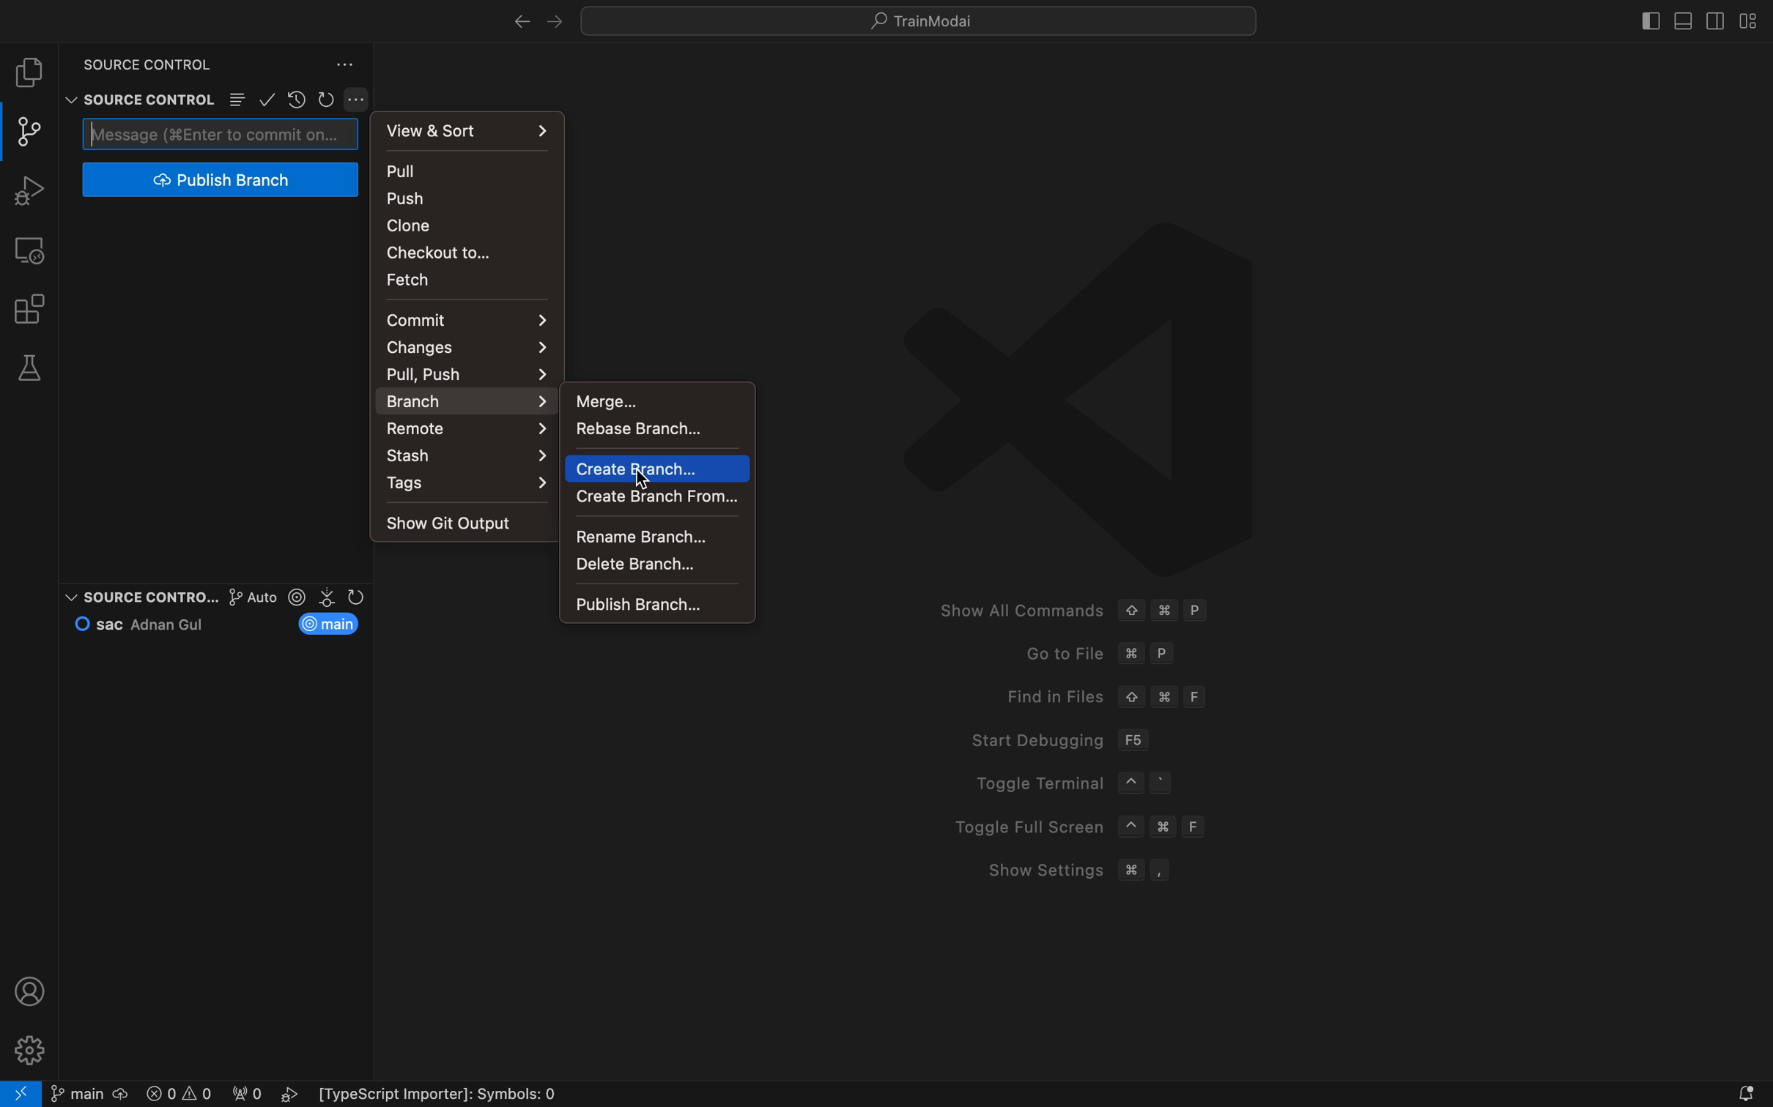  What do you see at coordinates (456, 279) in the screenshot?
I see `fetch ` at bounding box center [456, 279].